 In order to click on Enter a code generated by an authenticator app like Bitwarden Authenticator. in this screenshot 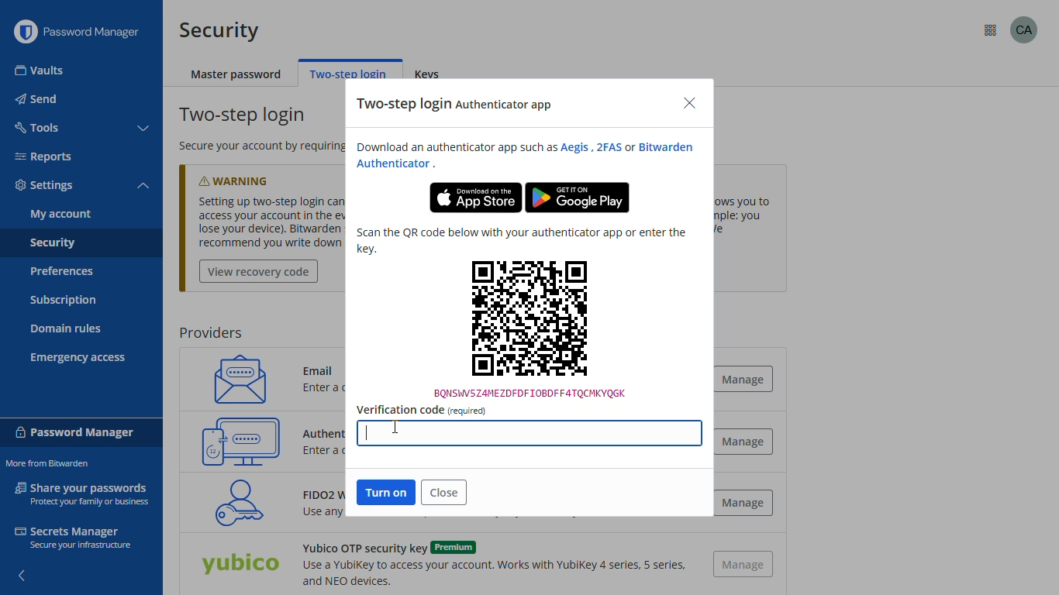, I will do `click(325, 453)`.